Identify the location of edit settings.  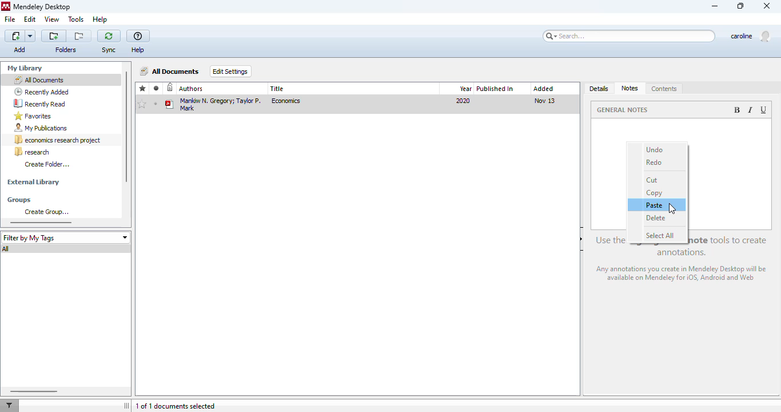
(231, 71).